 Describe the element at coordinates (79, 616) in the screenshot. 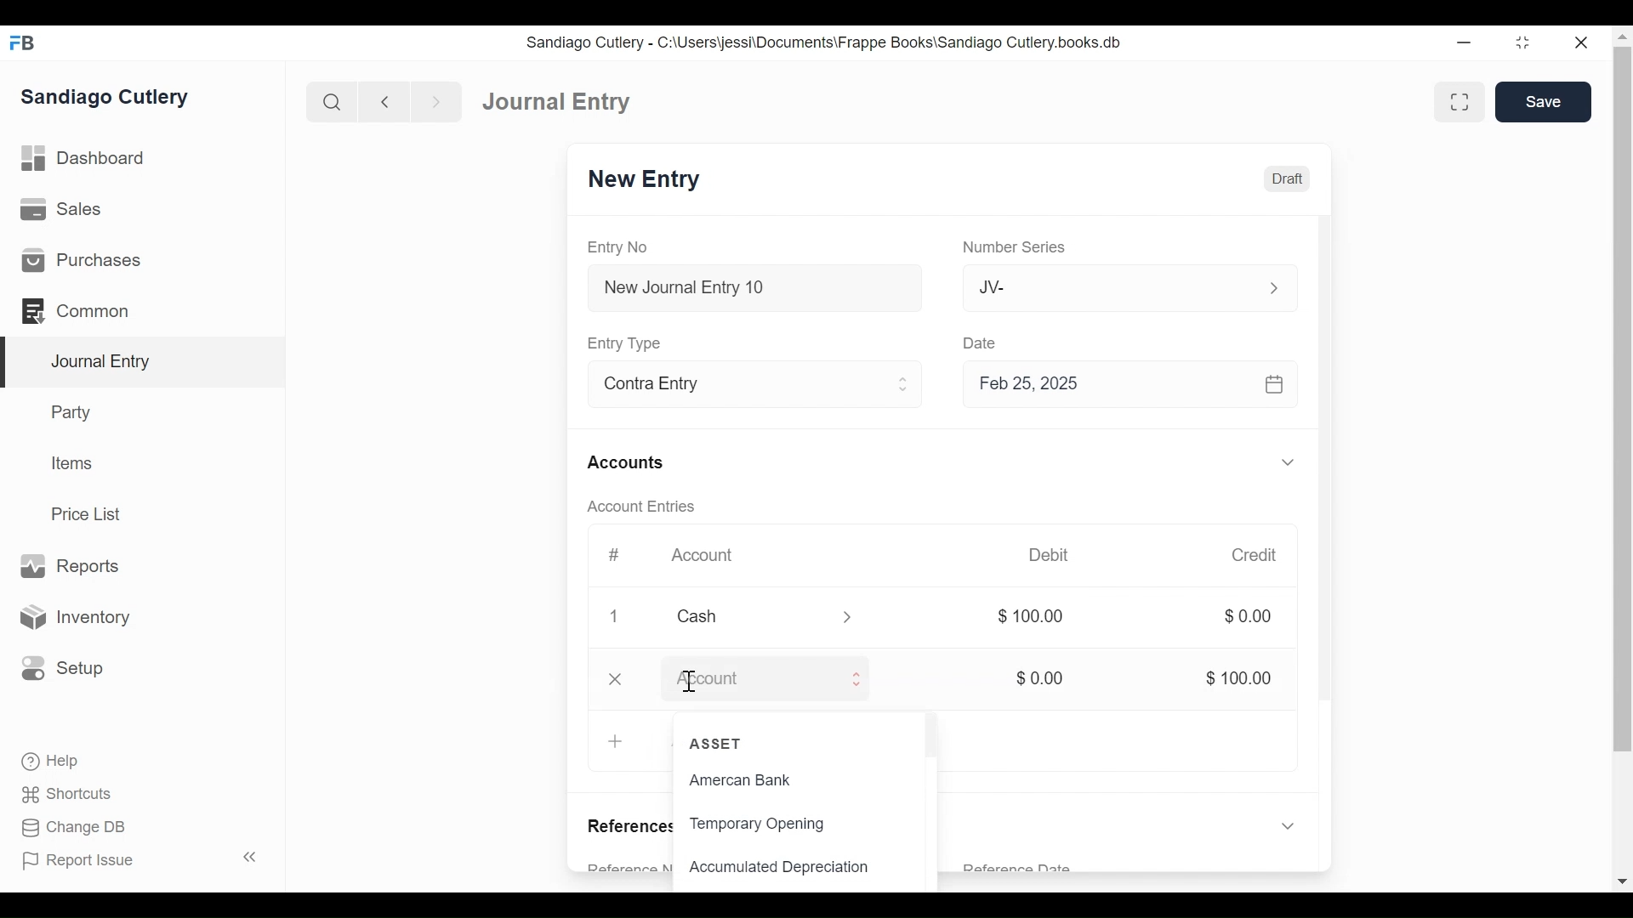

I see `Inventory` at that location.